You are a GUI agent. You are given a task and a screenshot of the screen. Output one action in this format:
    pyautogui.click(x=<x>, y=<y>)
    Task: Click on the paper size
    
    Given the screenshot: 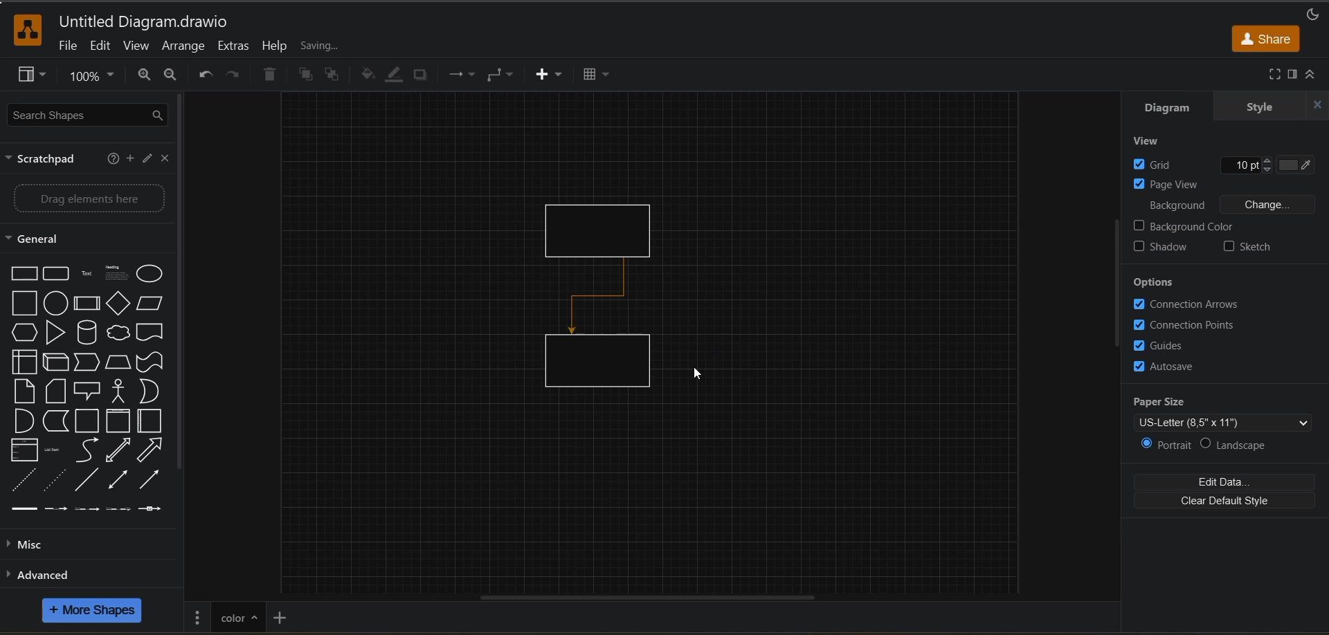 What is the action you would take?
    pyautogui.click(x=1228, y=409)
    